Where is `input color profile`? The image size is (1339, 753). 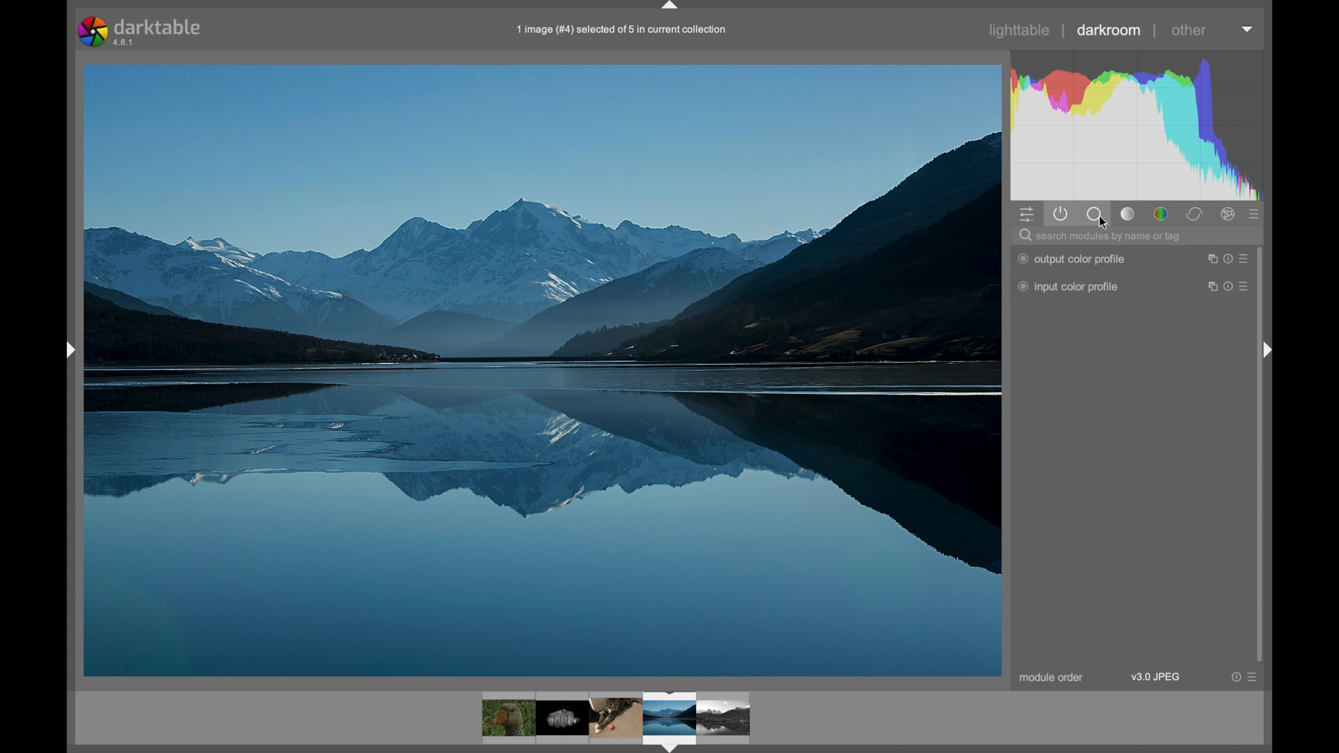
input color profile is located at coordinates (1068, 287).